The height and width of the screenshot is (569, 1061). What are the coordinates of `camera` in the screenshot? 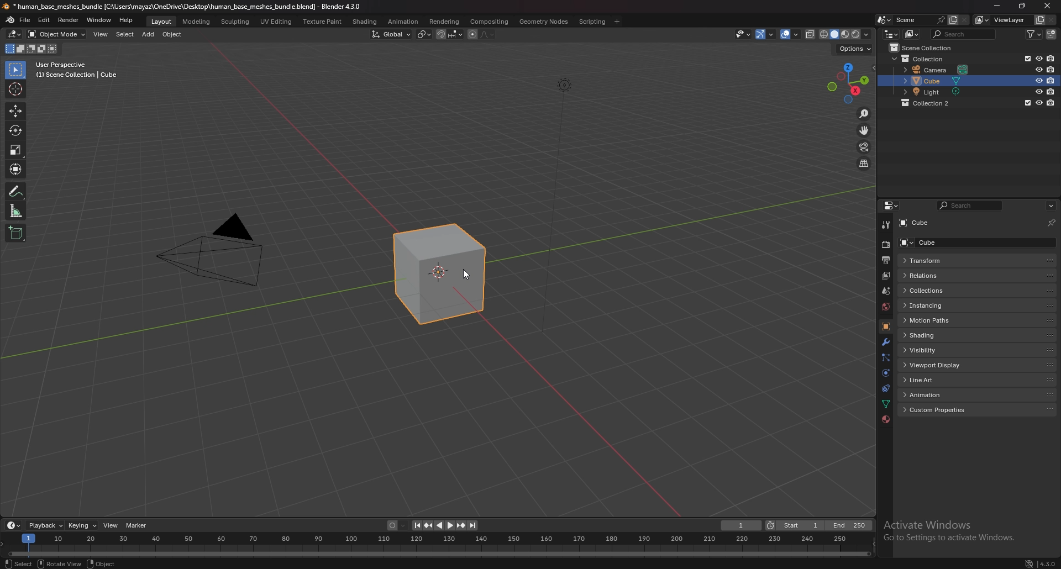 It's located at (209, 249).